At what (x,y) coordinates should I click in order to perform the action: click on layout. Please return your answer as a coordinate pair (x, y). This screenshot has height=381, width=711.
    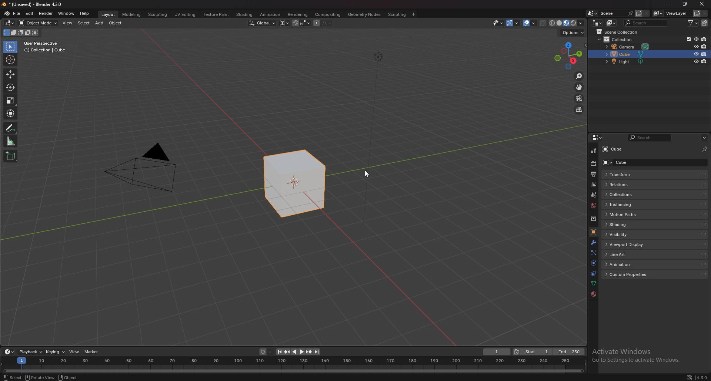
    Looking at the image, I should click on (108, 14).